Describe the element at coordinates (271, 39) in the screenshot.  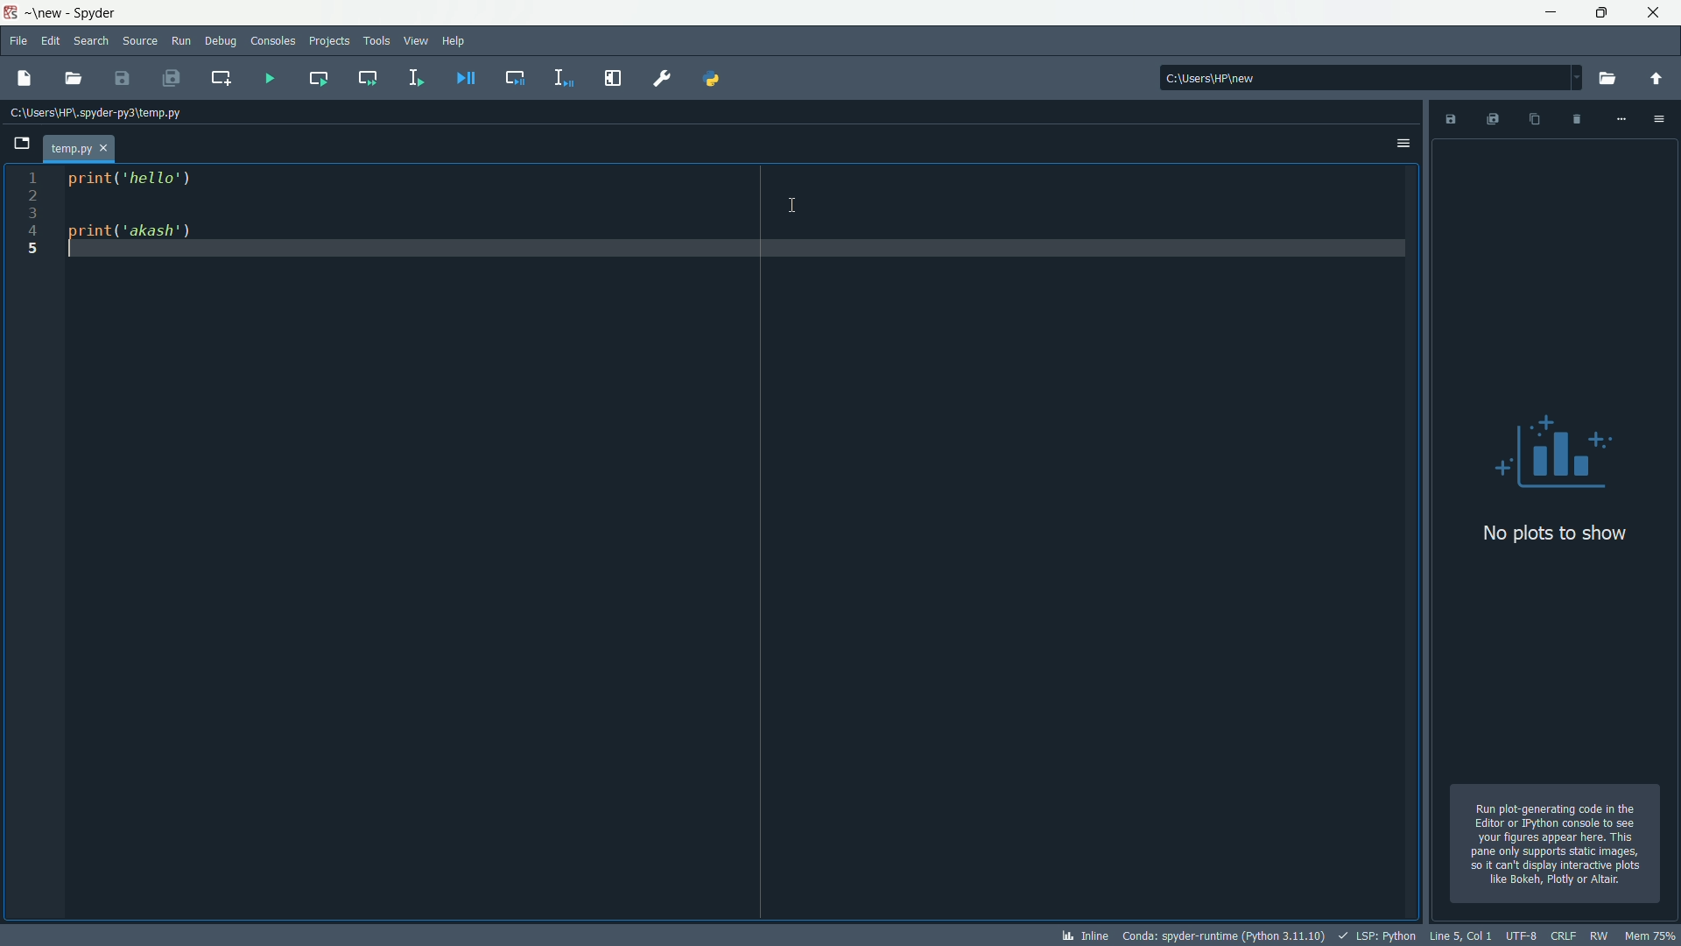
I see `consoles menu` at that location.